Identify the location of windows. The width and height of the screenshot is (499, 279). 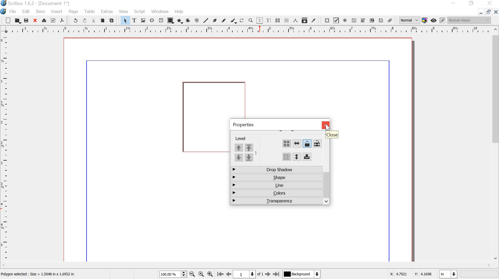
(160, 11).